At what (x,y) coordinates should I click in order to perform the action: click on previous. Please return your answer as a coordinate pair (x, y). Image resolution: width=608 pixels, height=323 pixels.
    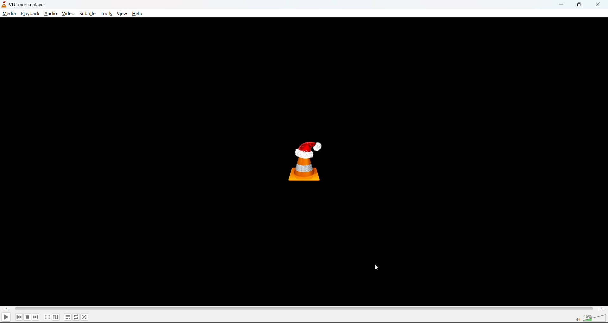
    Looking at the image, I should click on (19, 317).